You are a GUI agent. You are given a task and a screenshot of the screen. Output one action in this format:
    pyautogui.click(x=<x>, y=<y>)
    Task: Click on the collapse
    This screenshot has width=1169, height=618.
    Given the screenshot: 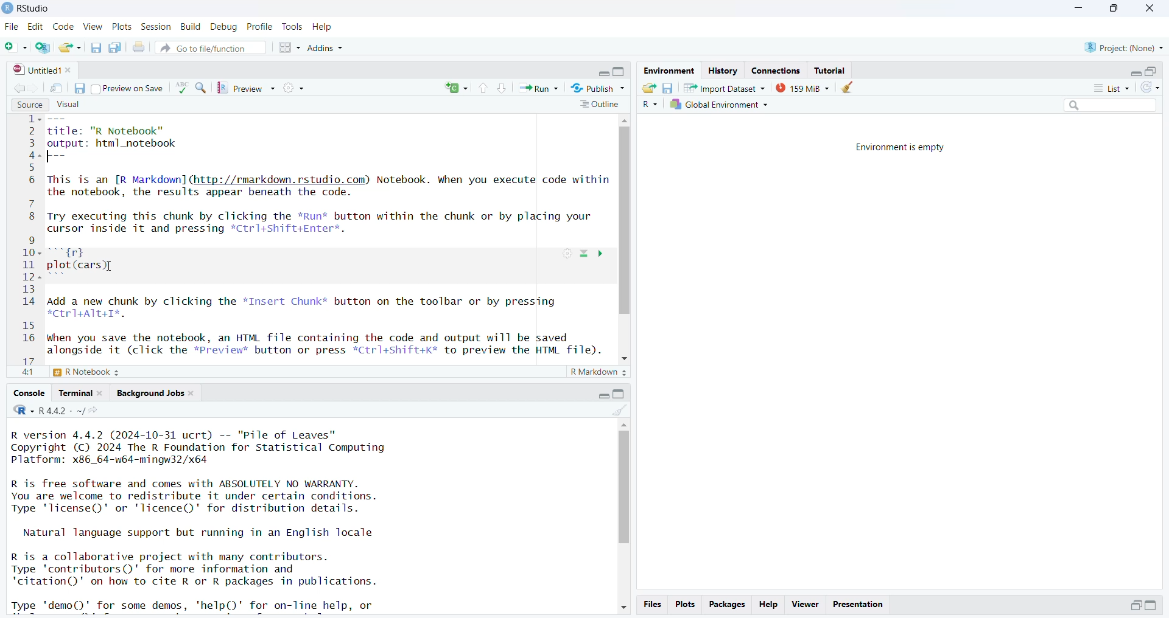 What is the action you would take?
    pyautogui.click(x=620, y=72)
    